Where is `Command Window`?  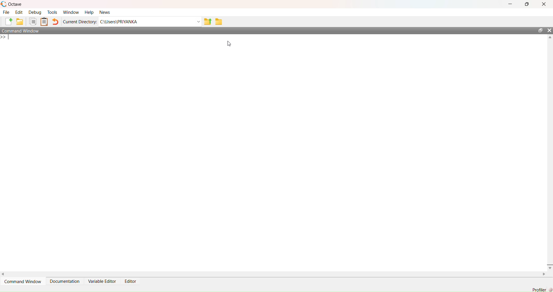
Command Window is located at coordinates (22, 281).